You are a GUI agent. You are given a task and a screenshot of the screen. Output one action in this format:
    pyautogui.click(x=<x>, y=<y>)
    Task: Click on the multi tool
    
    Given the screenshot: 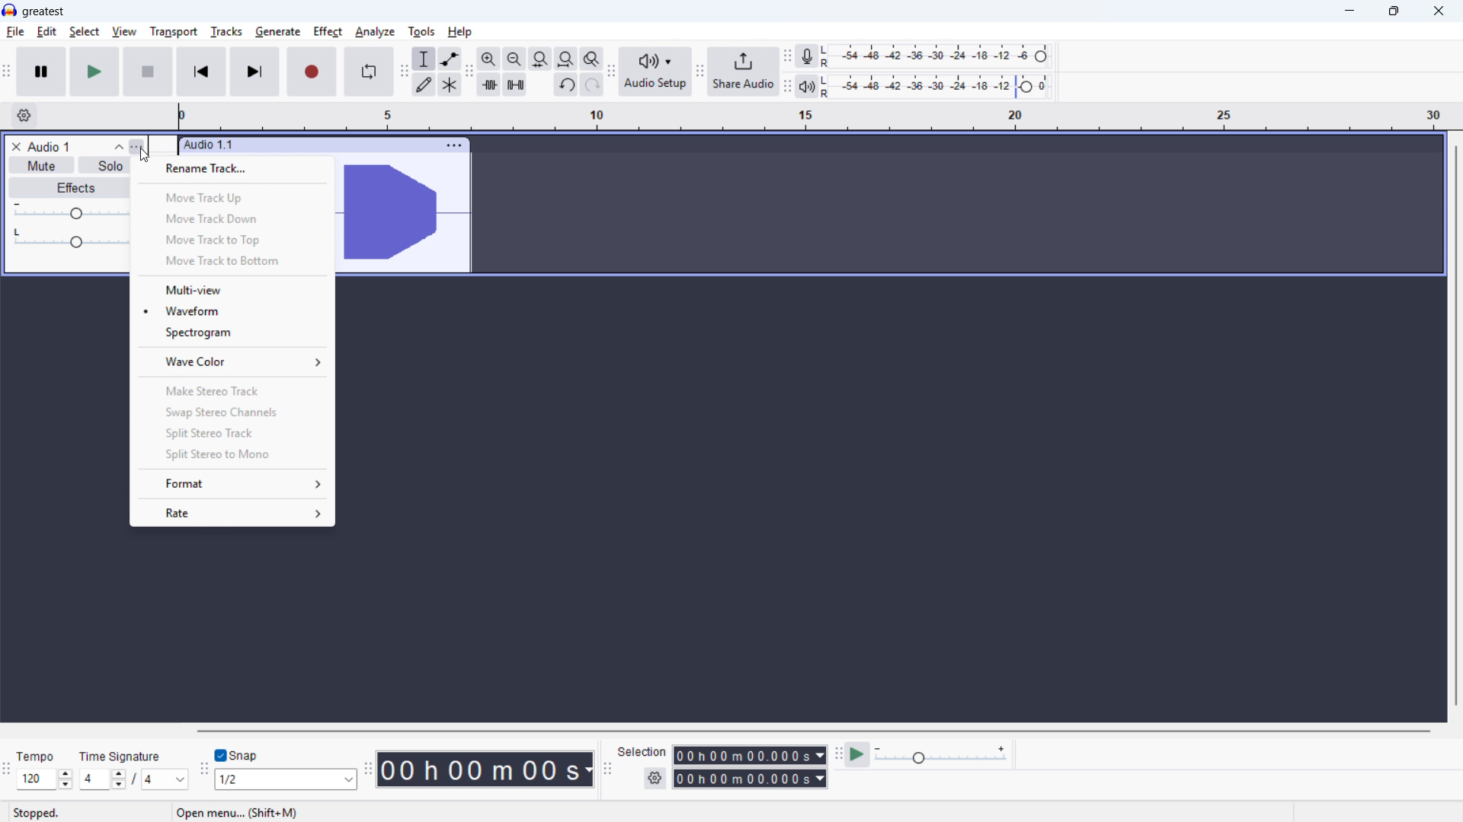 What is the action you would take?
    pyautogui.click(x=450, y=85)
    